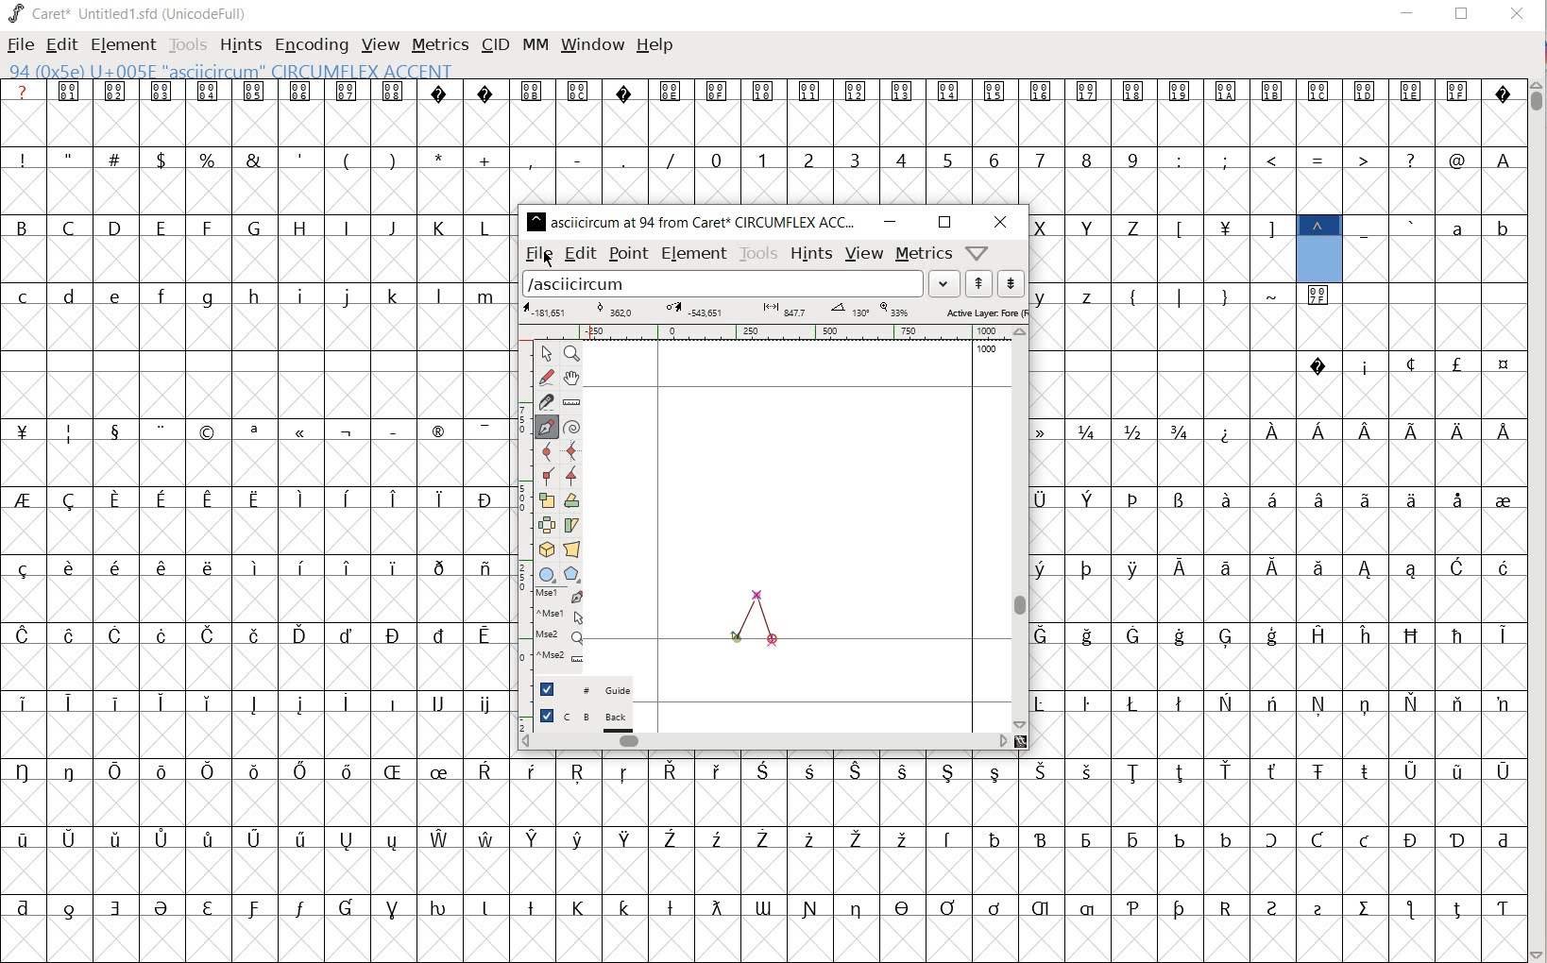 This screenshot has height=963, width=1547. Describe the element at coordinates (943, 223) in the screenshot. I see `restore down` at that location.